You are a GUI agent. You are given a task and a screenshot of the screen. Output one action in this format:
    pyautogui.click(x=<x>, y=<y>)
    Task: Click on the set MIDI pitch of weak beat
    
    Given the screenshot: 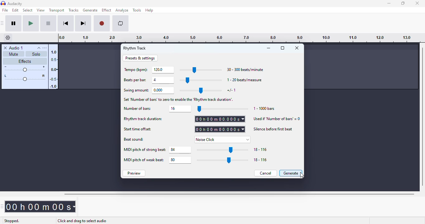 What is the action you would take?
    pyautogui.click(x=180, y=160)
    